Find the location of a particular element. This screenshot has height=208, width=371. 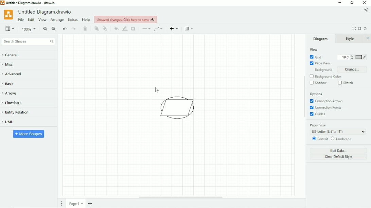

Fill color is located at coordinates (116, 28).